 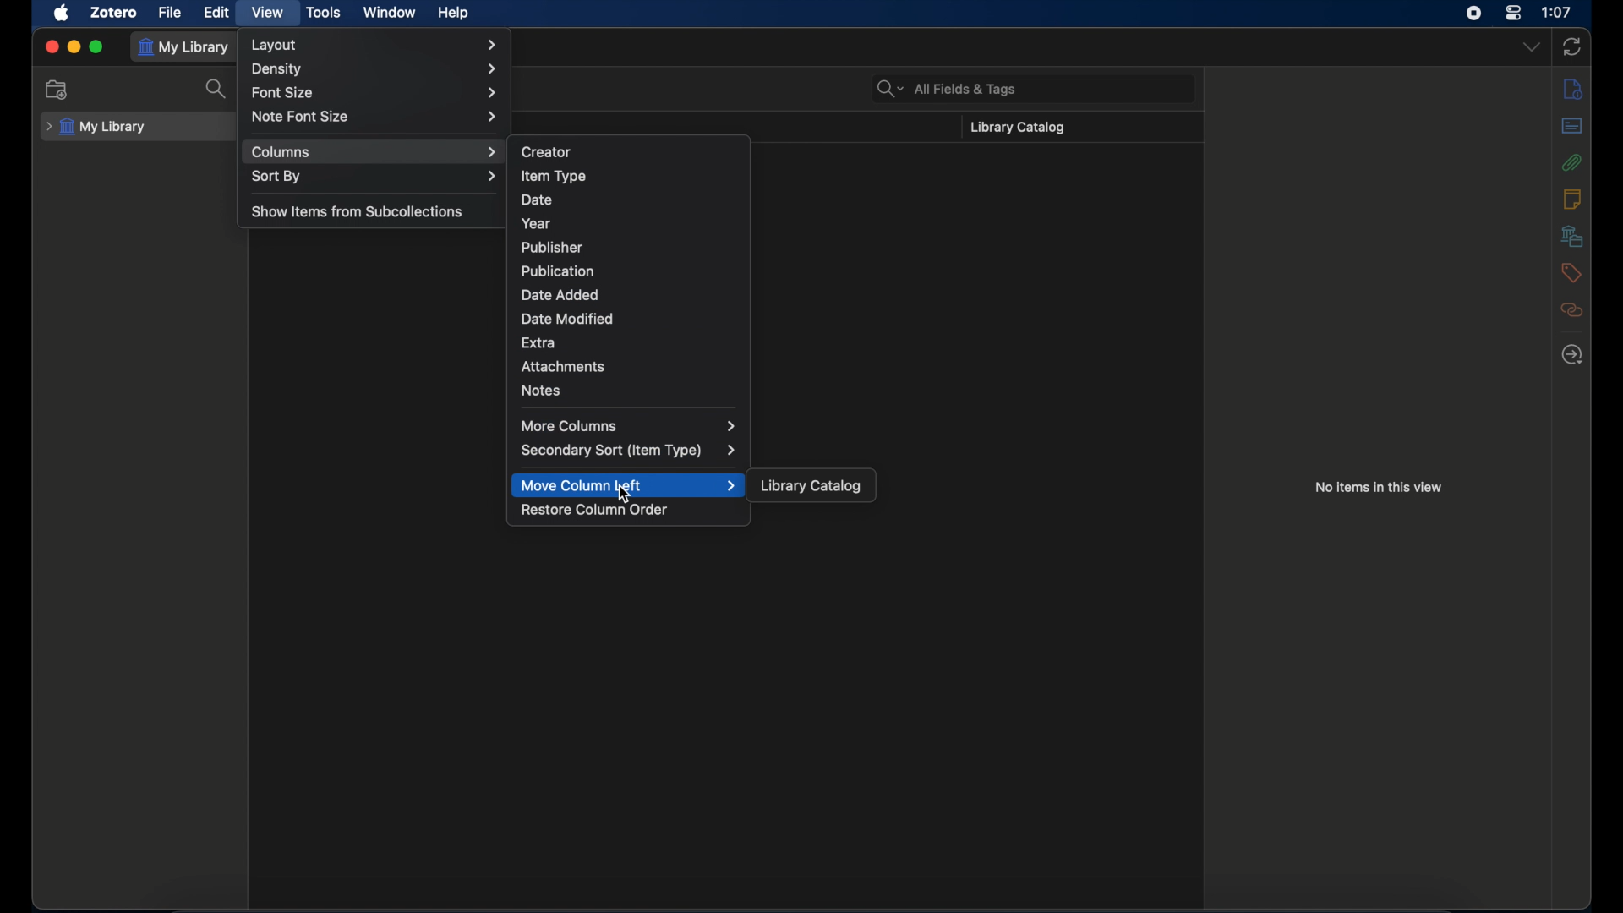 I want to click on my library, so click(x=96, y=128).